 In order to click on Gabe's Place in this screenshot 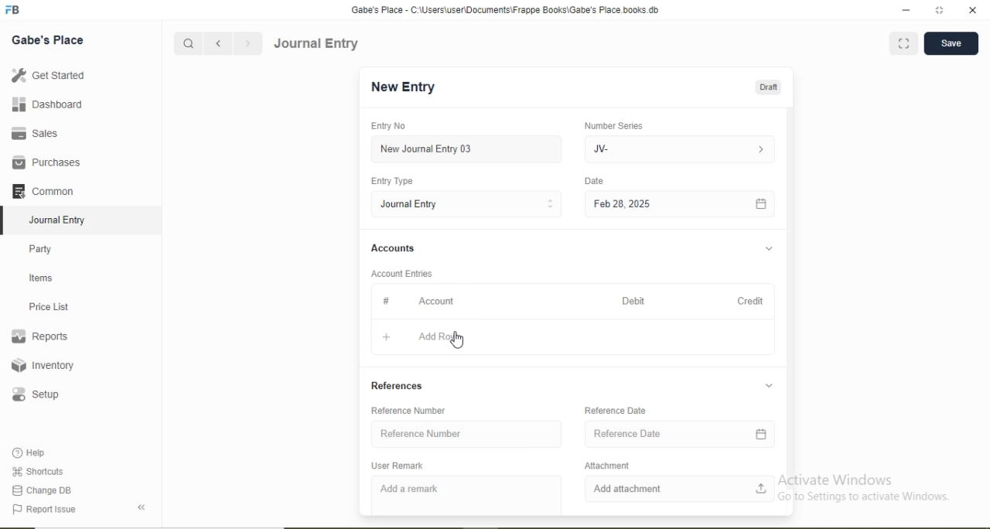, I will do `click(48, 40)`.